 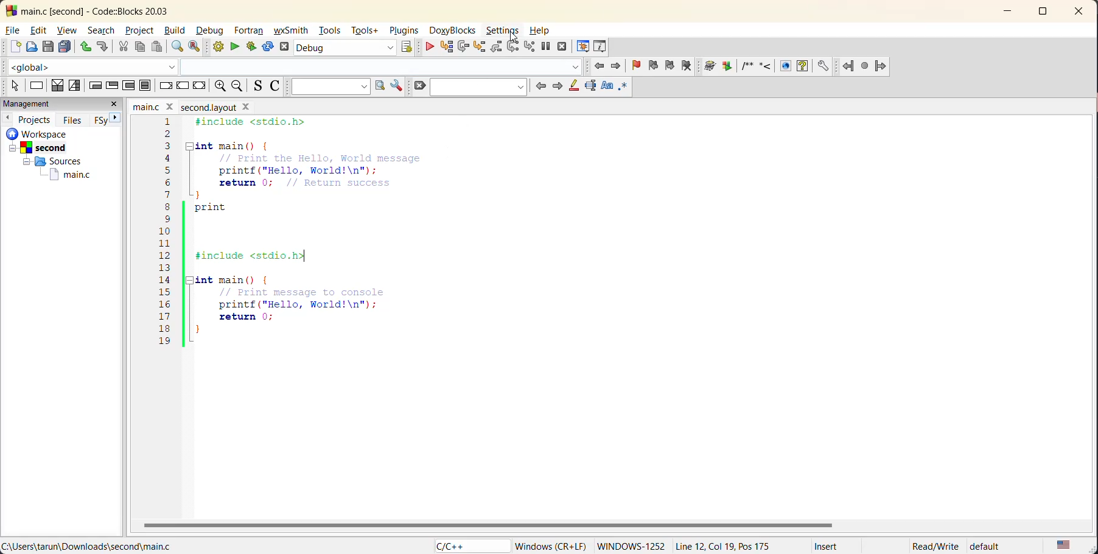 I want to click on select, so click(x=15, y=85).